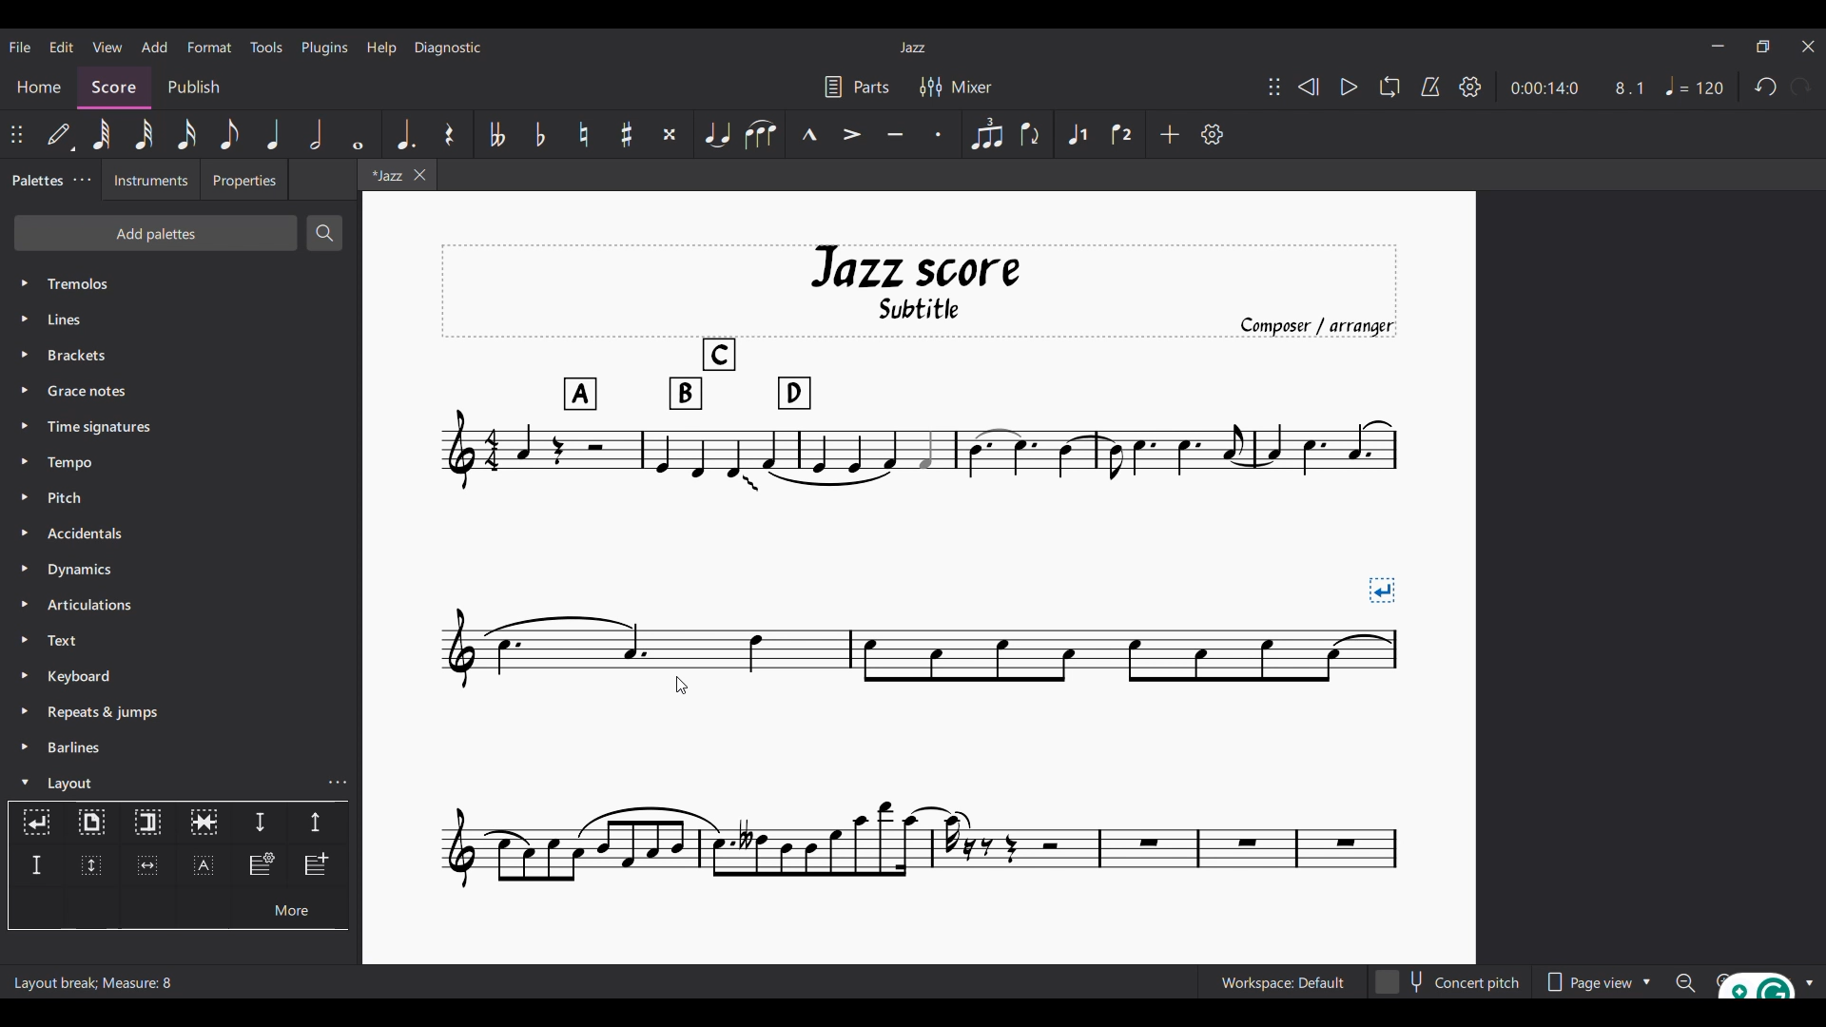 This screenshot has height=1027, width=1826. Describe the element at coordinates (912, 48) in the screenshot. I see `Jazz` at that location.